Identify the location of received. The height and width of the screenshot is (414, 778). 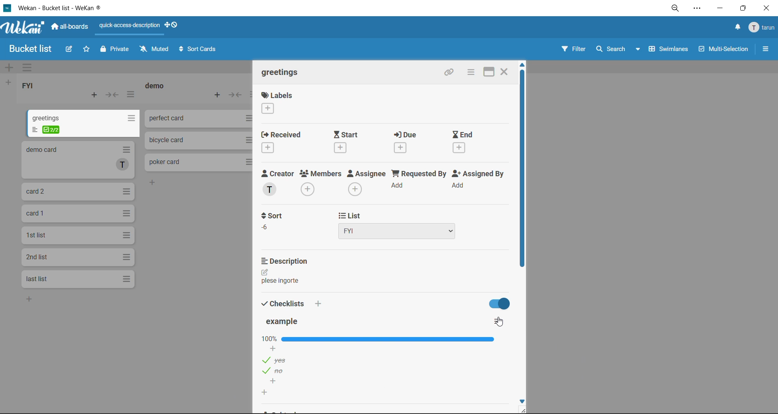
(280, 142).